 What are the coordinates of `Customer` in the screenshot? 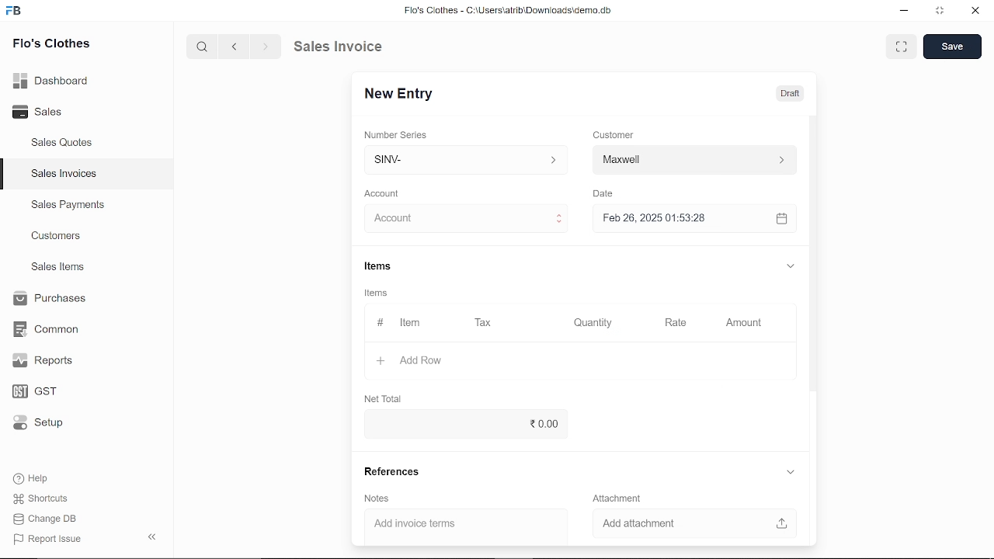 It's located at (694, 159).